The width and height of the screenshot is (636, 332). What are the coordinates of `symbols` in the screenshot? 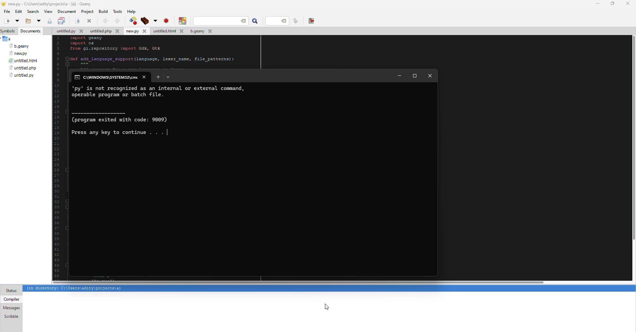 It's located at (8, 31).